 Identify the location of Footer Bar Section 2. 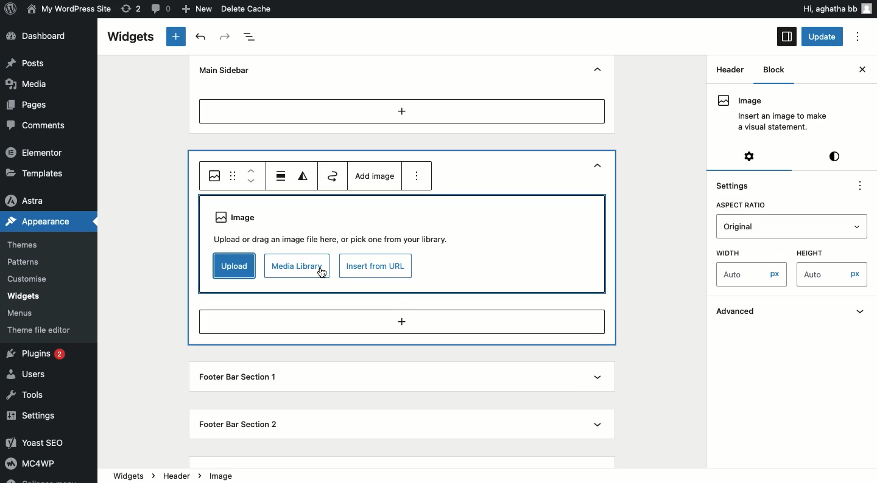
(244, 423).